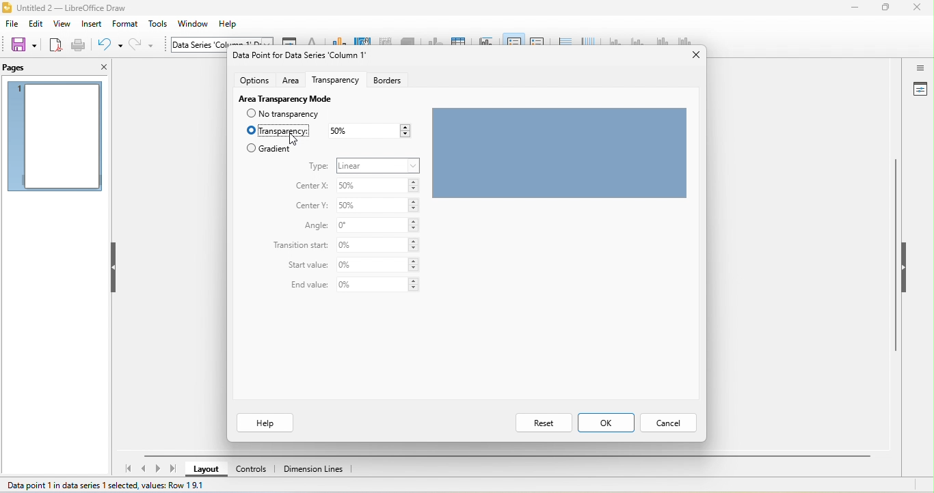 This screenshot has width=934, height=493. Describe the element at coordinates (386, 40) in the screenshot. I see `format chat wall` at that location.